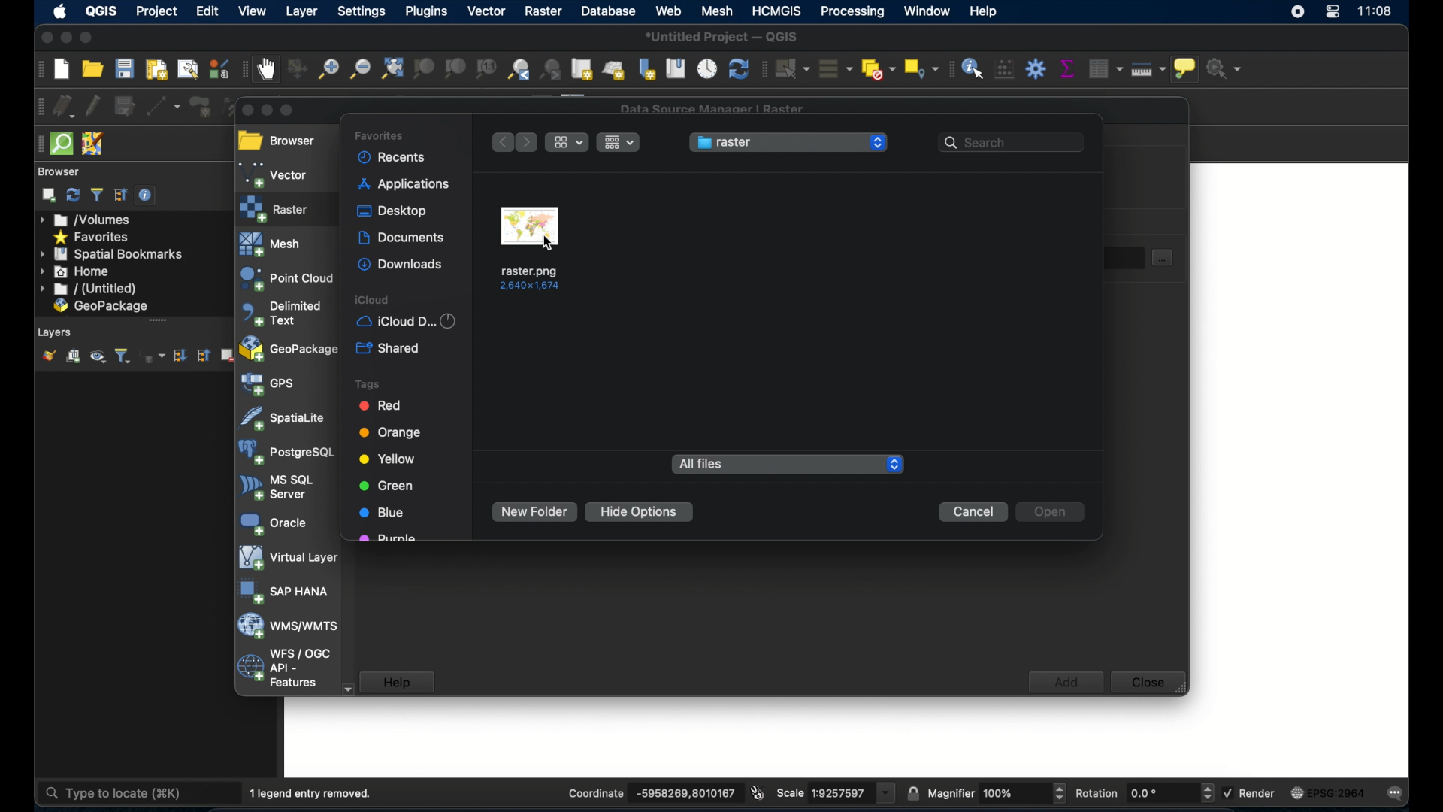 The image size is (1443, 812). I want to click on scale, so click(837, 793).